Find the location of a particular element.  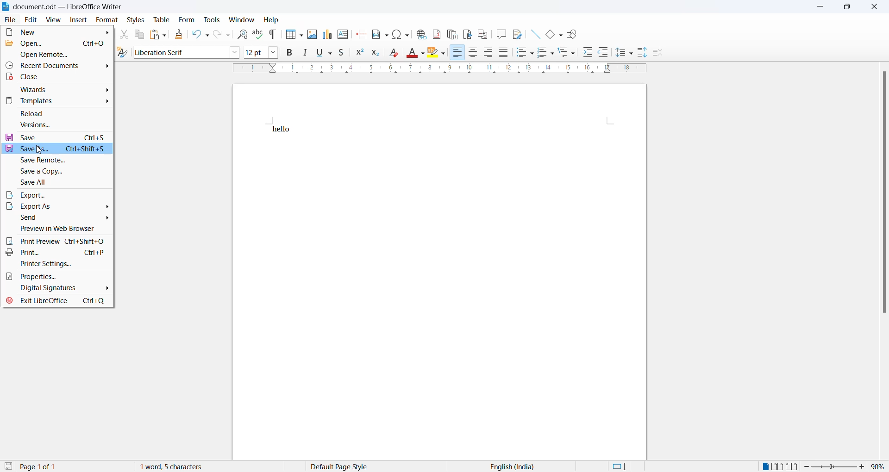

Align Centre is located at coordinates (473, 53).